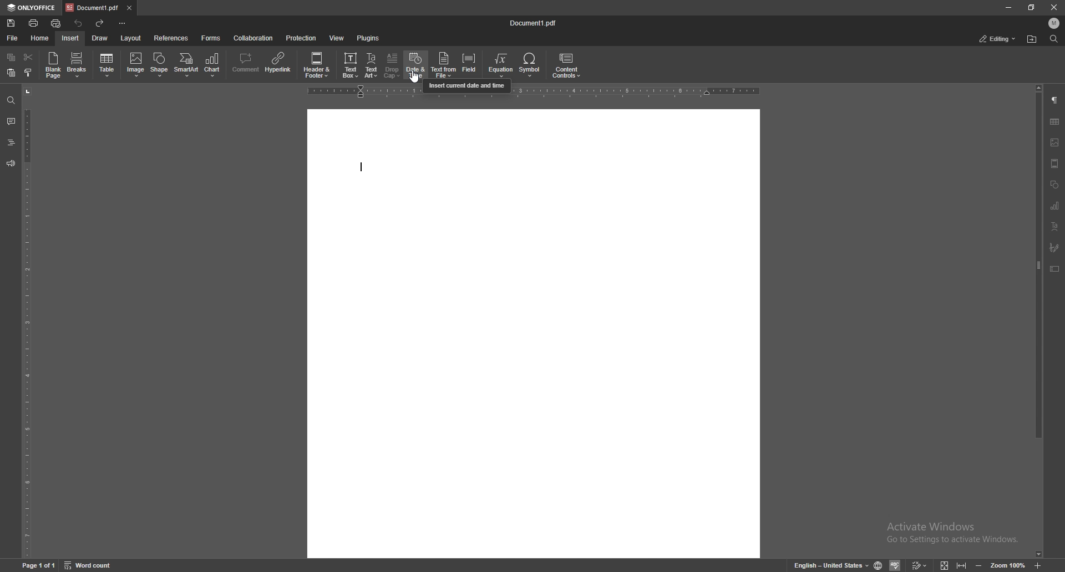 The height and width of the screenshot is (572, 1065). What do you see at coordinates (337, 38) in the screenshot?
I see `view` at bounding box center [337, 38].